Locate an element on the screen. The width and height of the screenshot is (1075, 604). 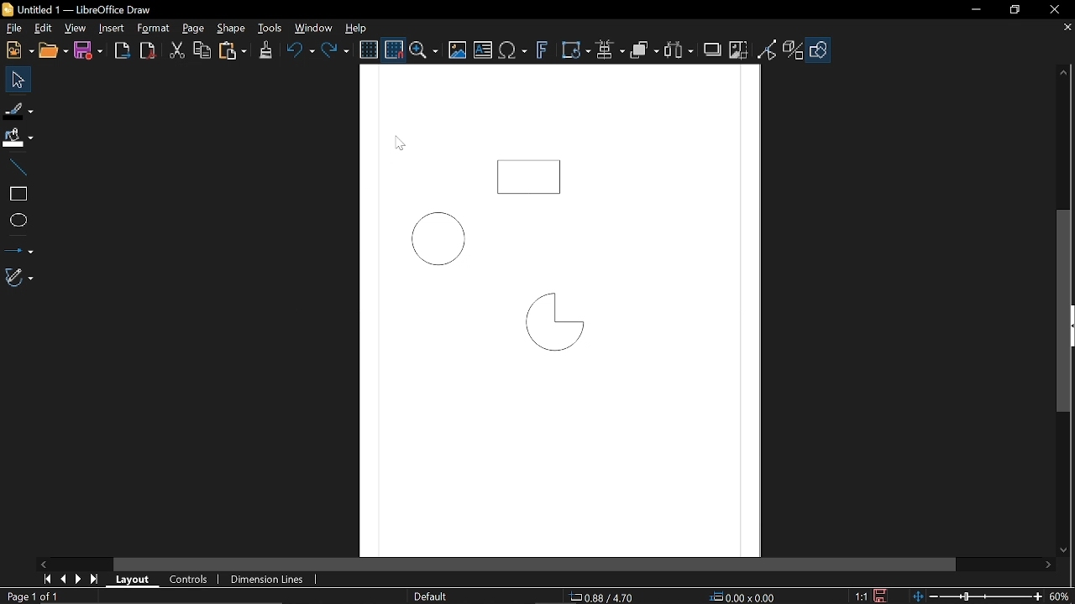
60% (Current zoom) is located at coordinates (1059, 596).